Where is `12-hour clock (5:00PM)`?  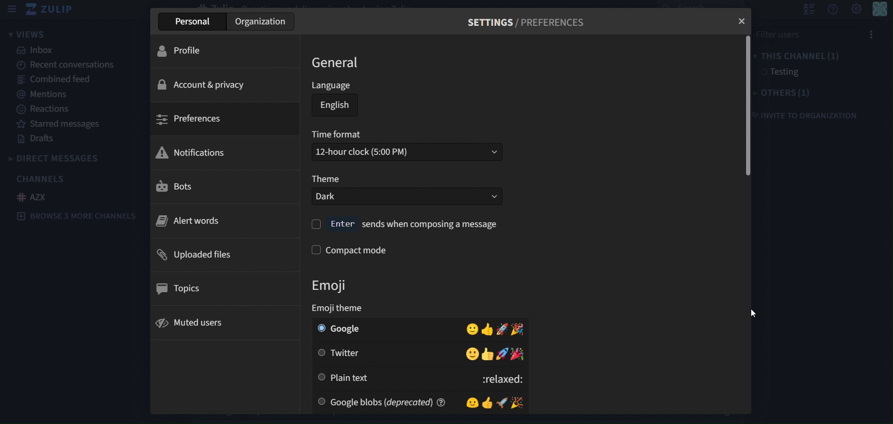
12-hour clock (5:00PM) is located at coordinates (408, 151).